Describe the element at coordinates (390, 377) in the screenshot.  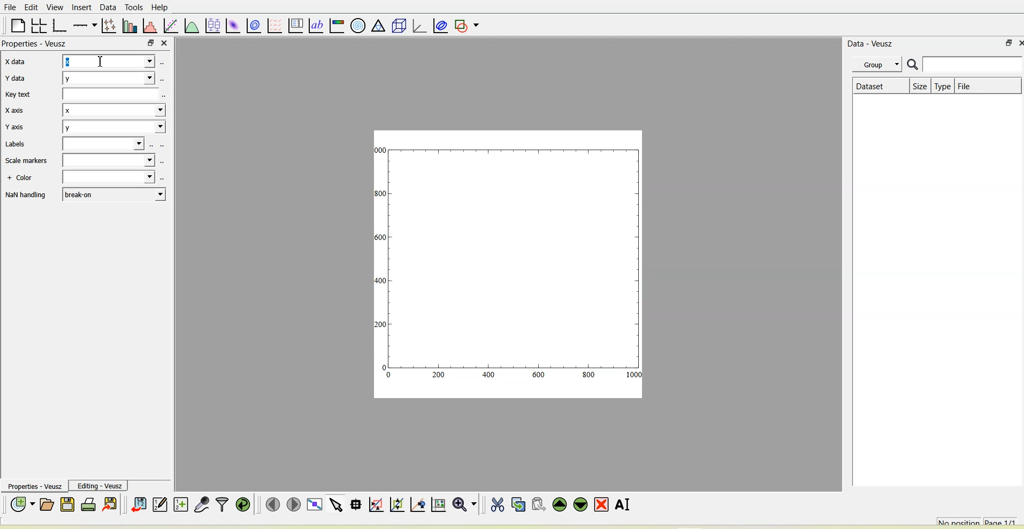
I see `0` at that location.